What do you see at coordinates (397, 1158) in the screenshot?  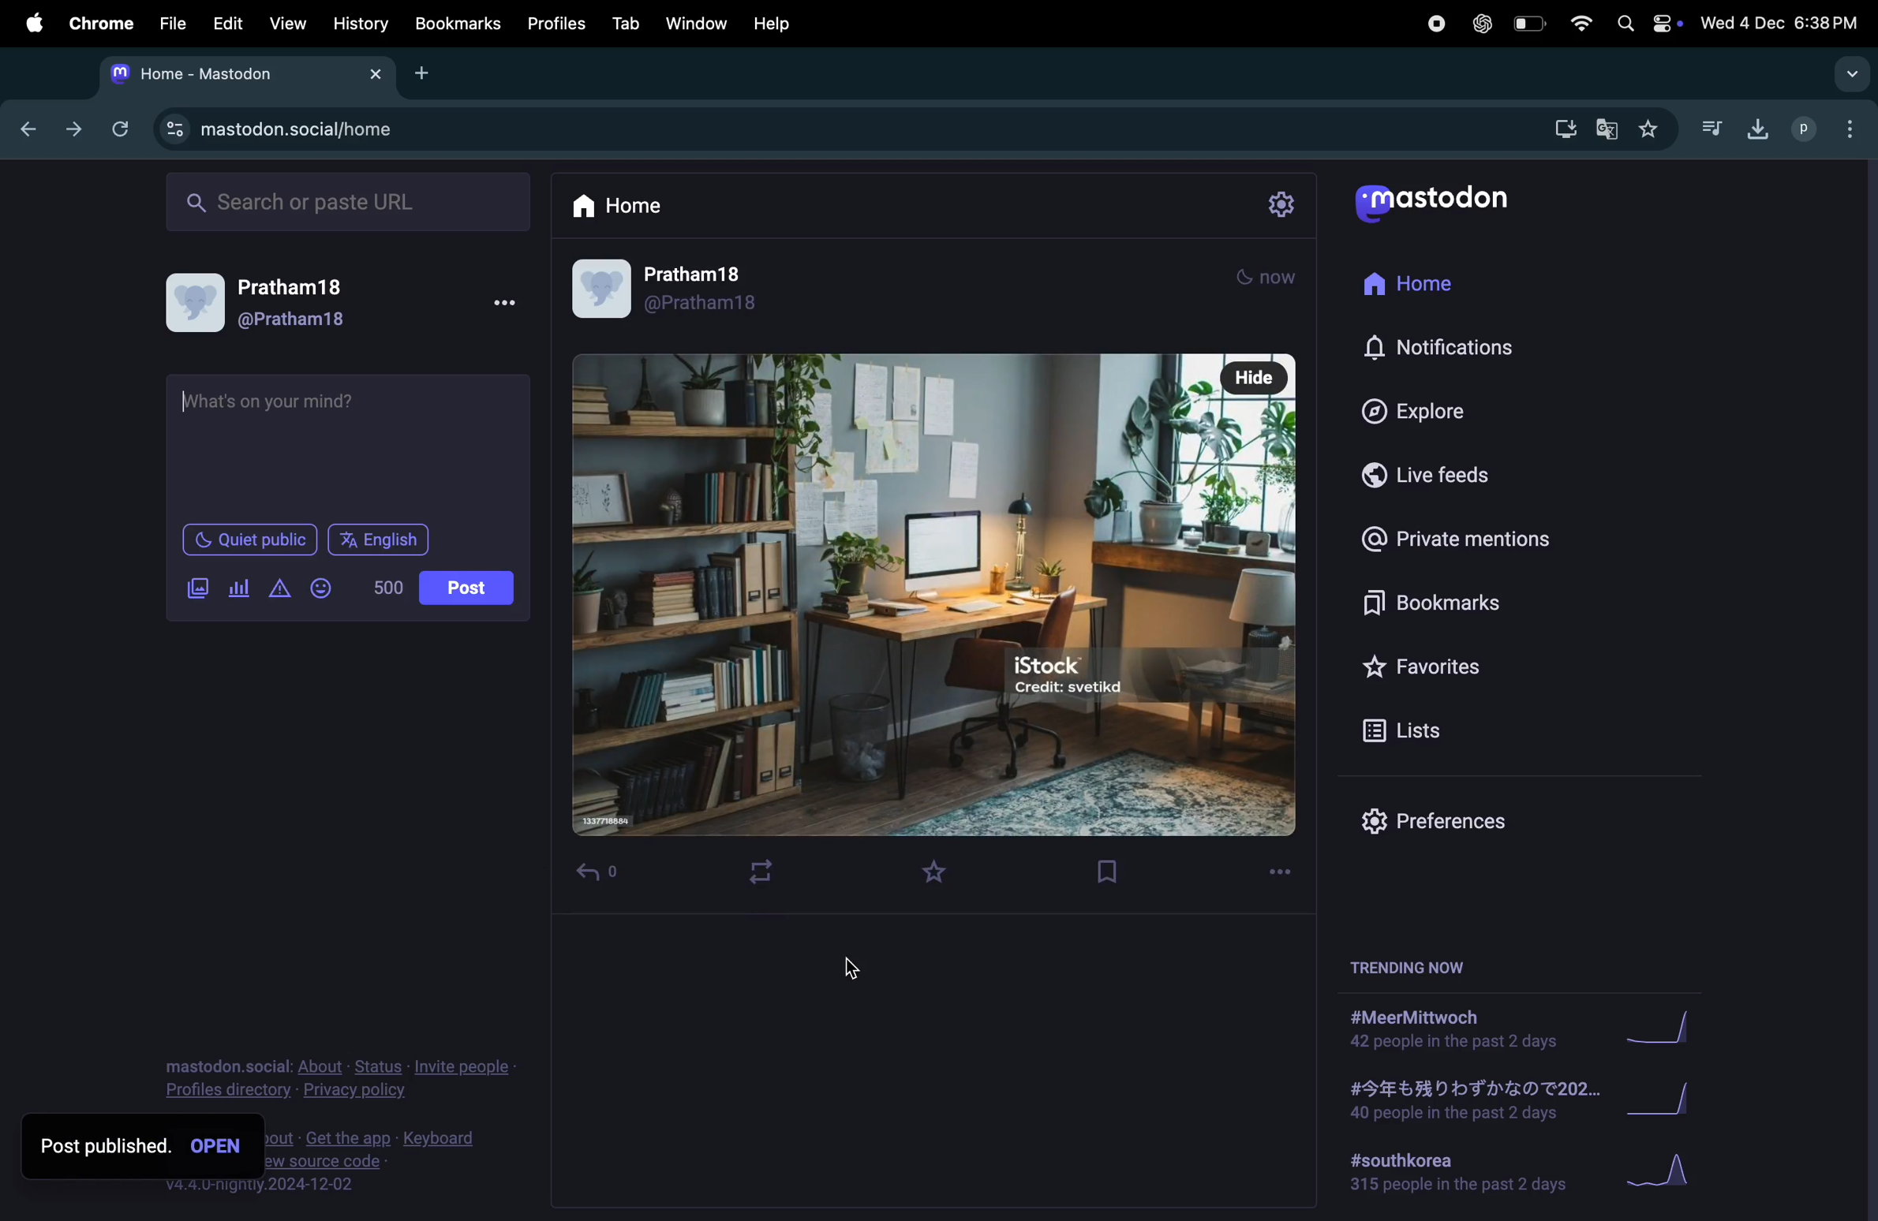 I see `mastdon source code` at bounding box center [397, 1158].